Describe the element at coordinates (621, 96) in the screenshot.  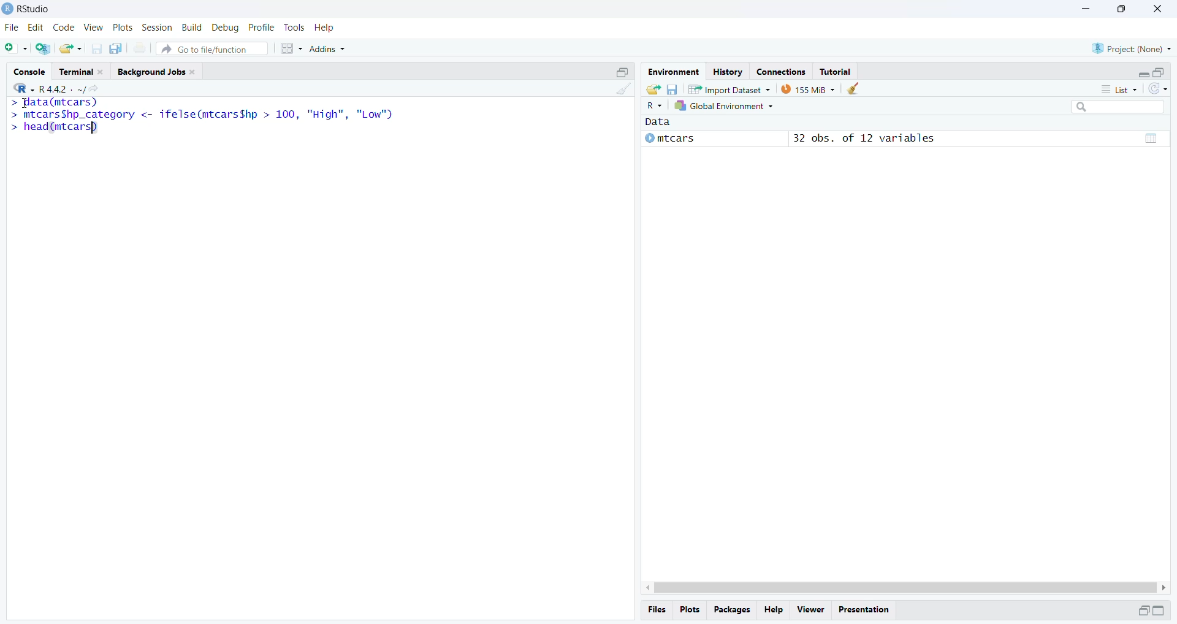
I see `Clear console (Ctrl +L)` at that location.